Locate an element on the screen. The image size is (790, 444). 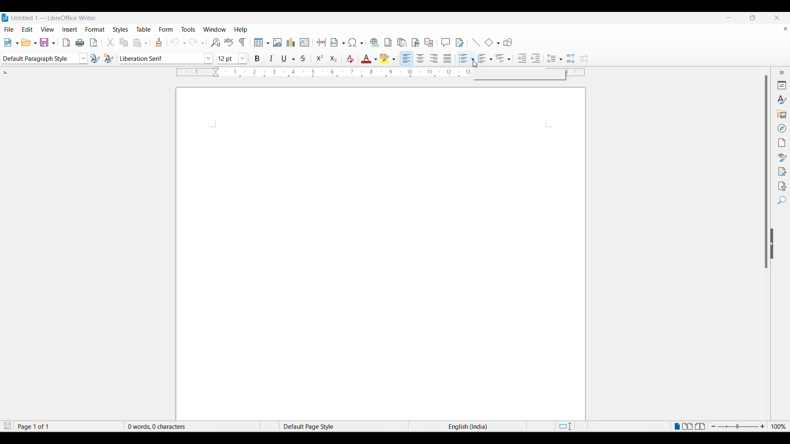
Page is located at coordinates (781, 142).